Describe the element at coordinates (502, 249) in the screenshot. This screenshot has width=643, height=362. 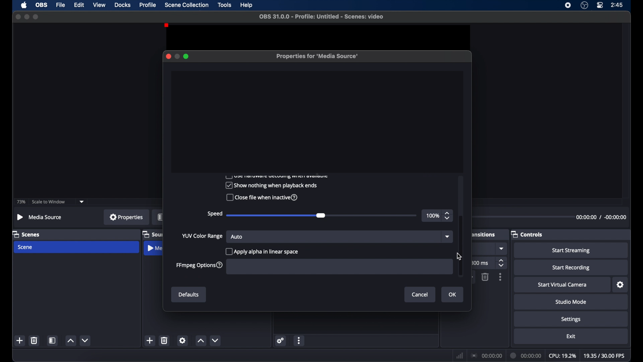
I see `dropdown` at that location.